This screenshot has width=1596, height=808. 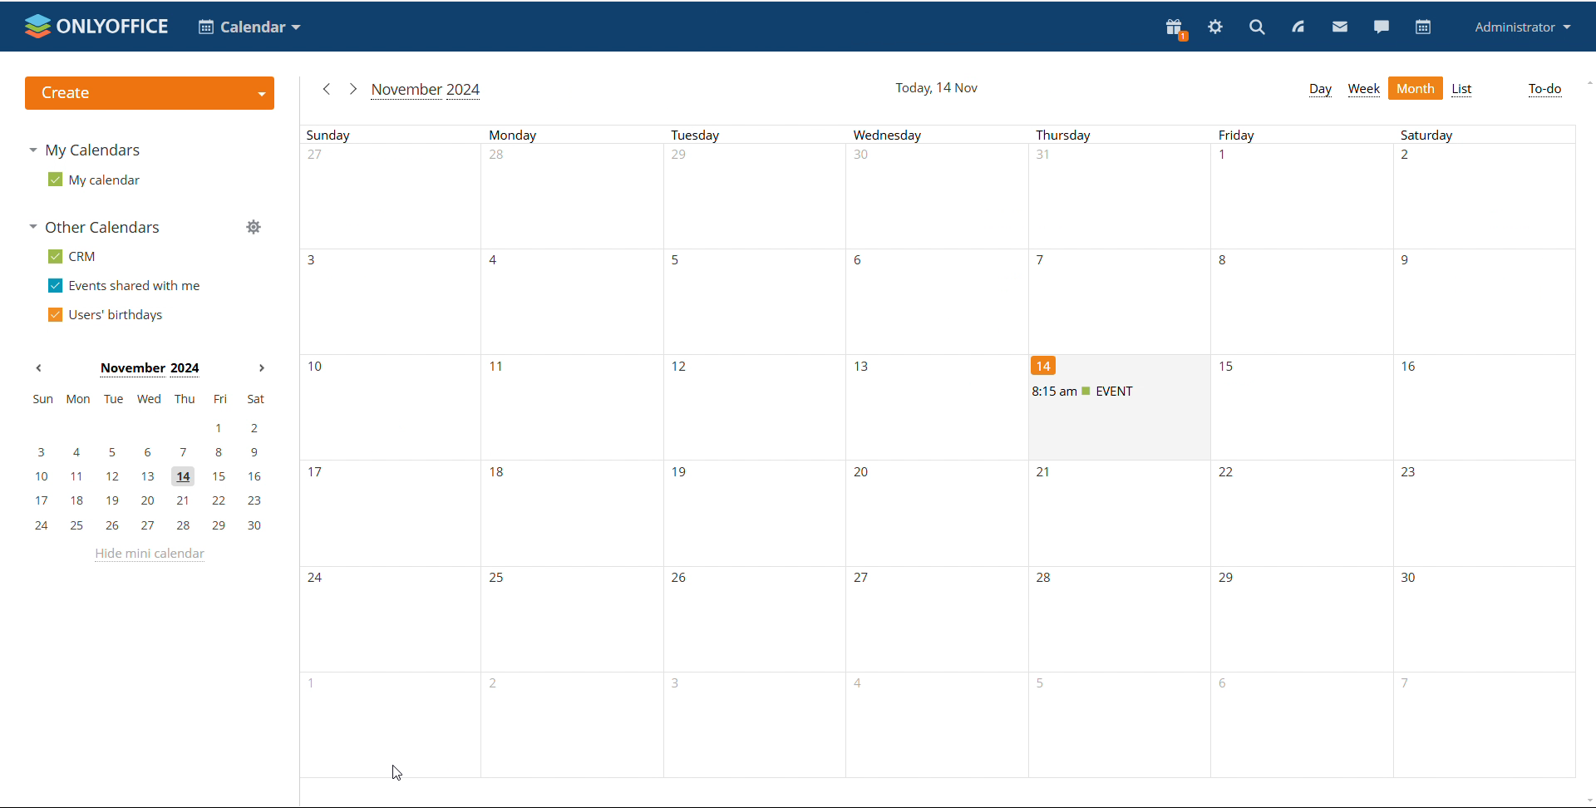 I want to click on current month, so click(x=428, y=91).